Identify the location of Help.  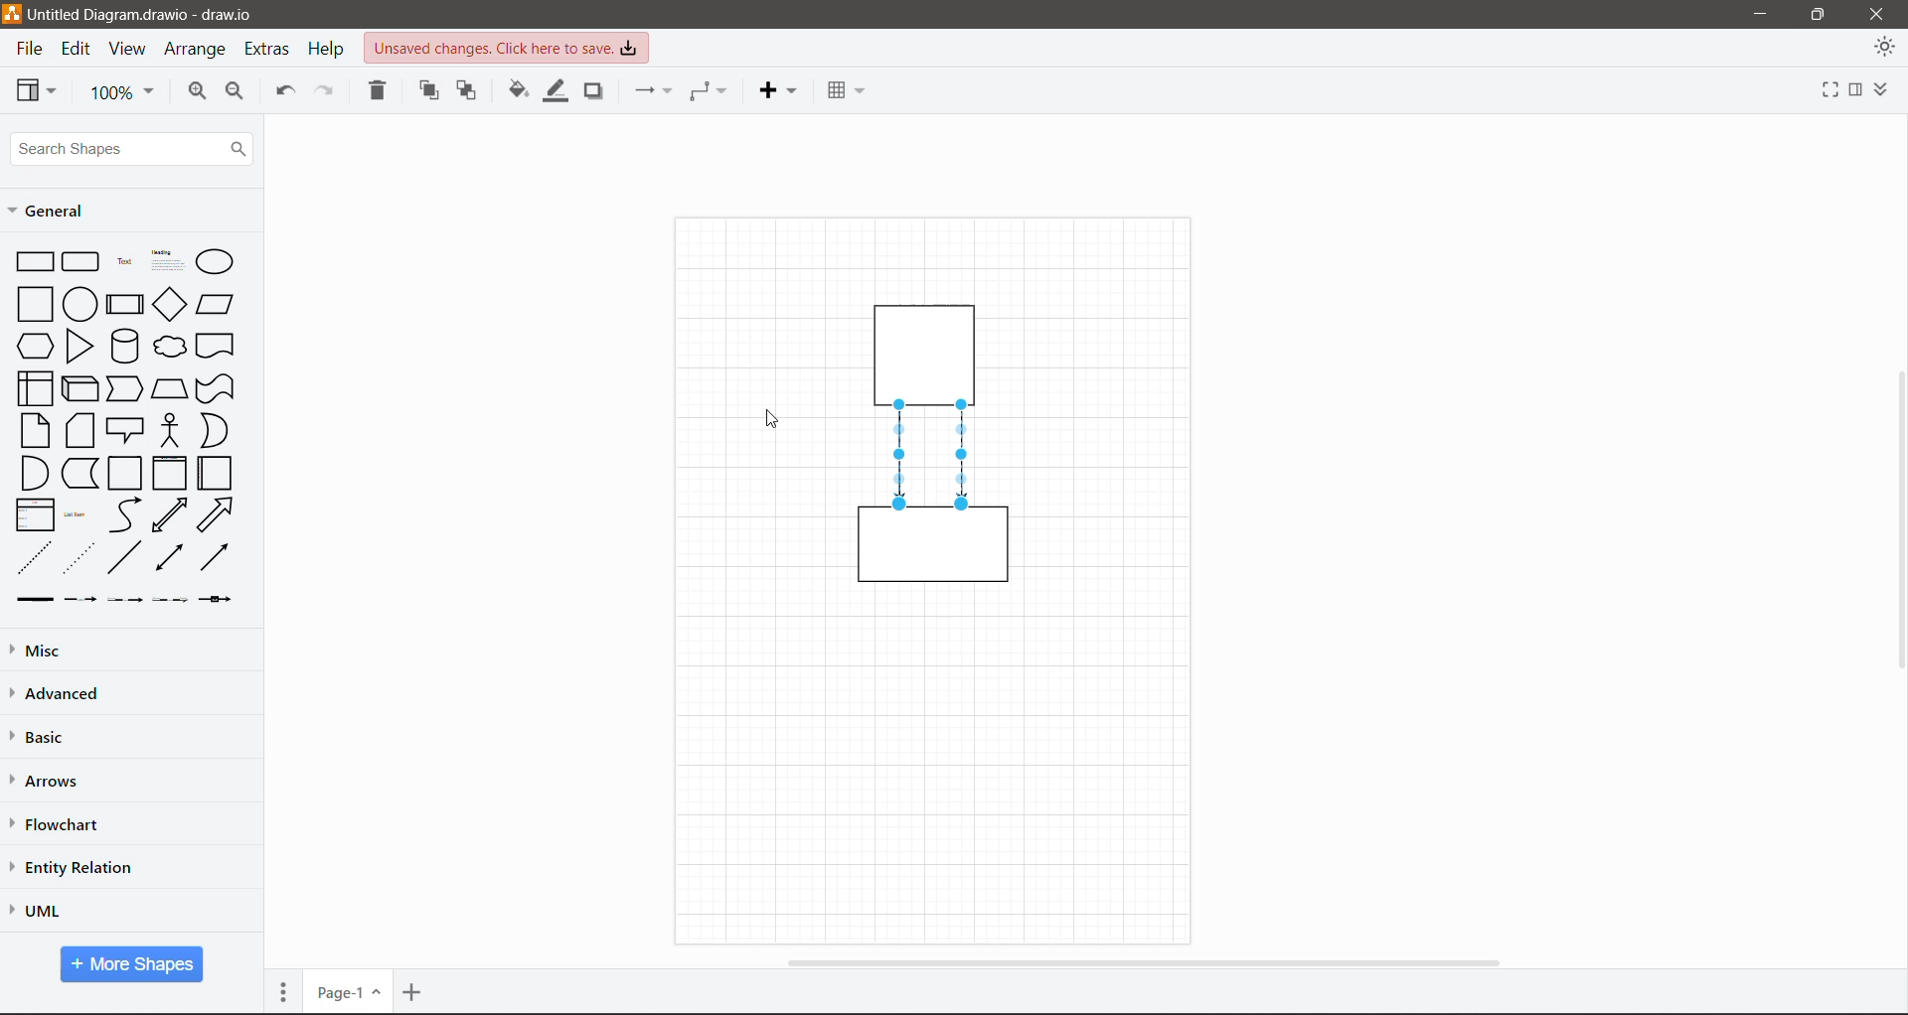
(329, 49).